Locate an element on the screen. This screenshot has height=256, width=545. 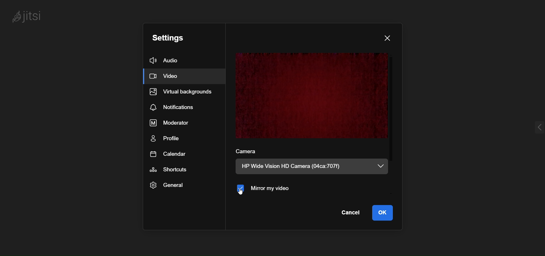
setting is located at coordinates (171, 37).